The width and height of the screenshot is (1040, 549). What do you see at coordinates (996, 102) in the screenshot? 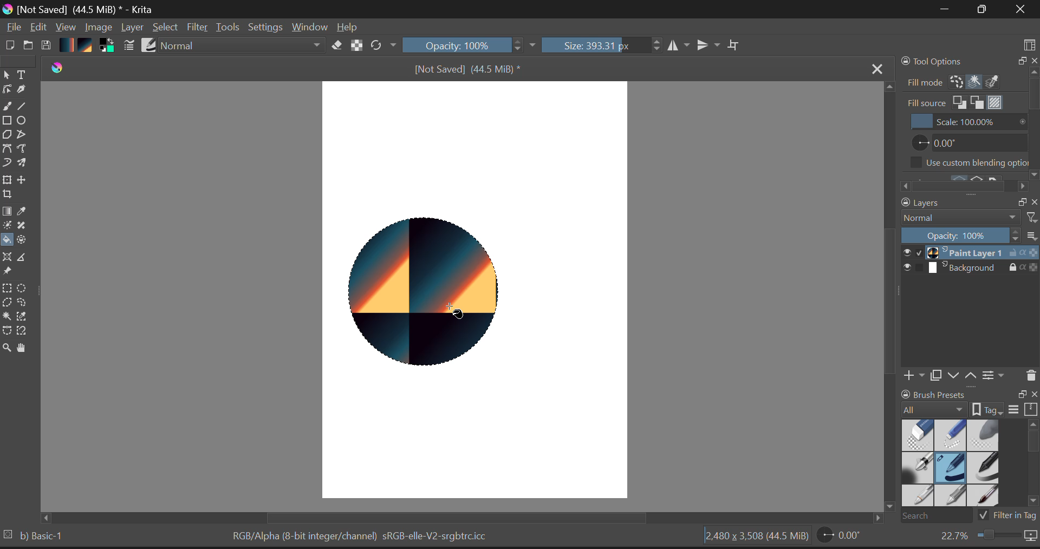
I see `Fill Source Pattern Selected` at bounding box center [996, 102].